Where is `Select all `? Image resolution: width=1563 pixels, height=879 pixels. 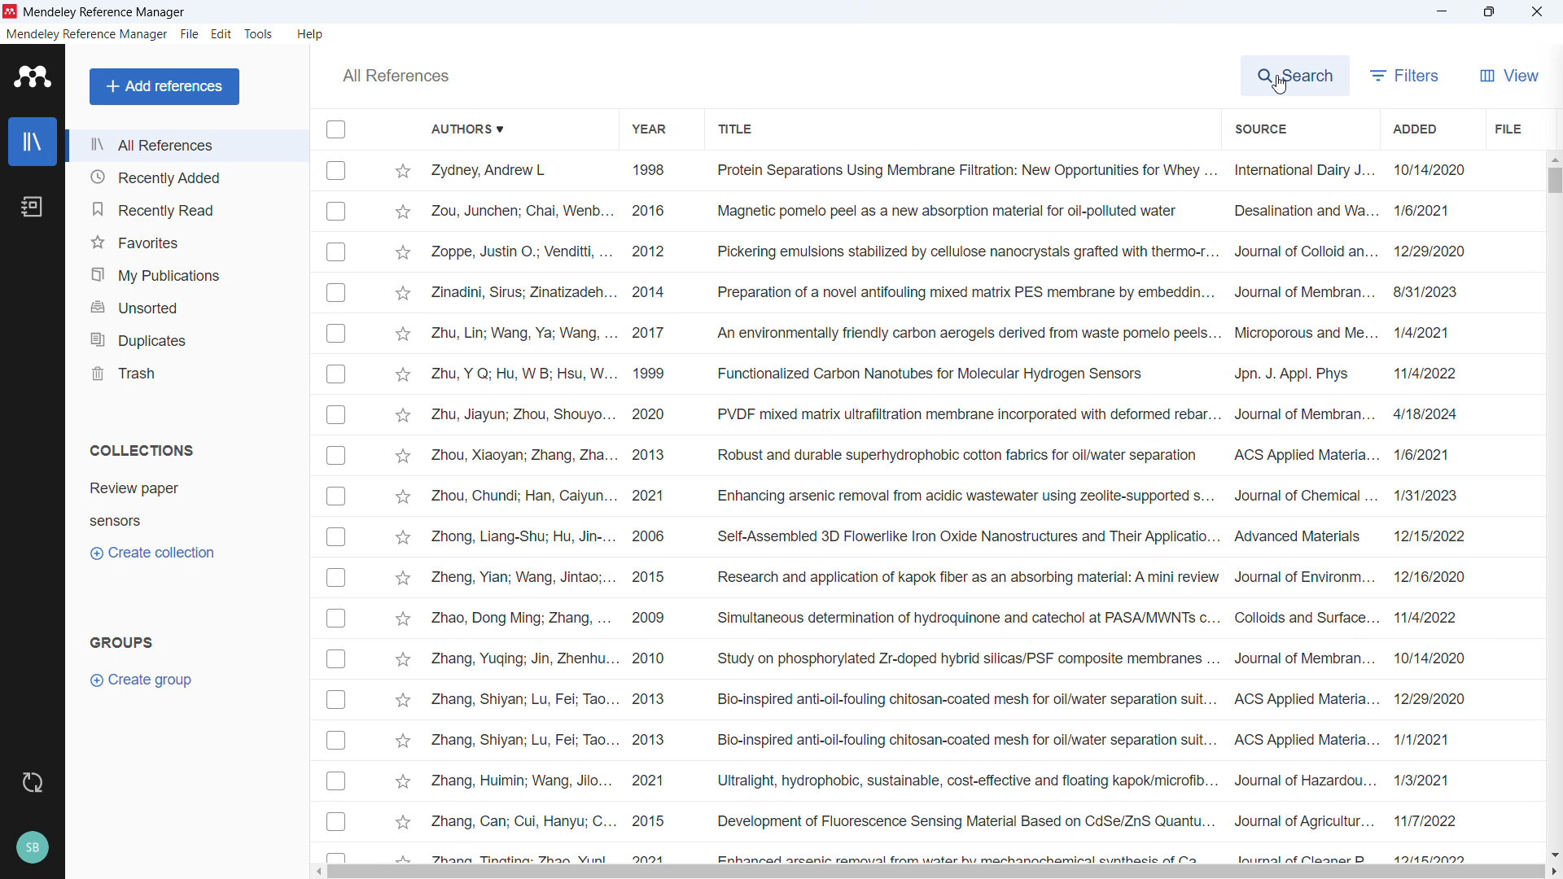 Select all  is located at coordinates (337, 129).